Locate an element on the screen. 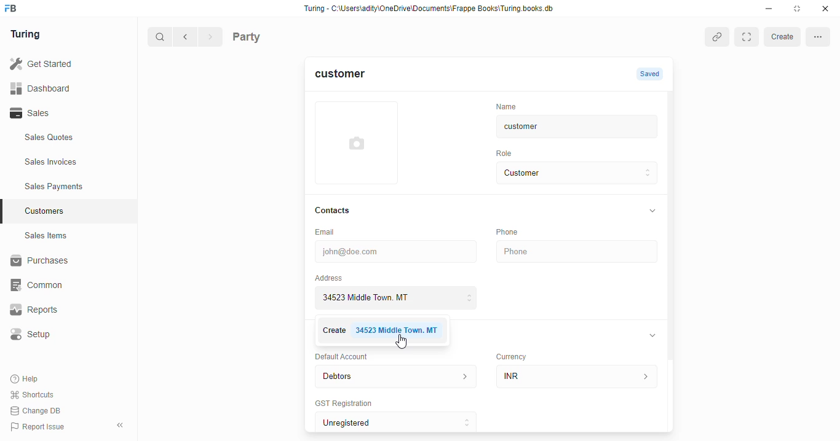 This screenshot has width=840, height=441. ‘Name is located at coordinates (505, 106).